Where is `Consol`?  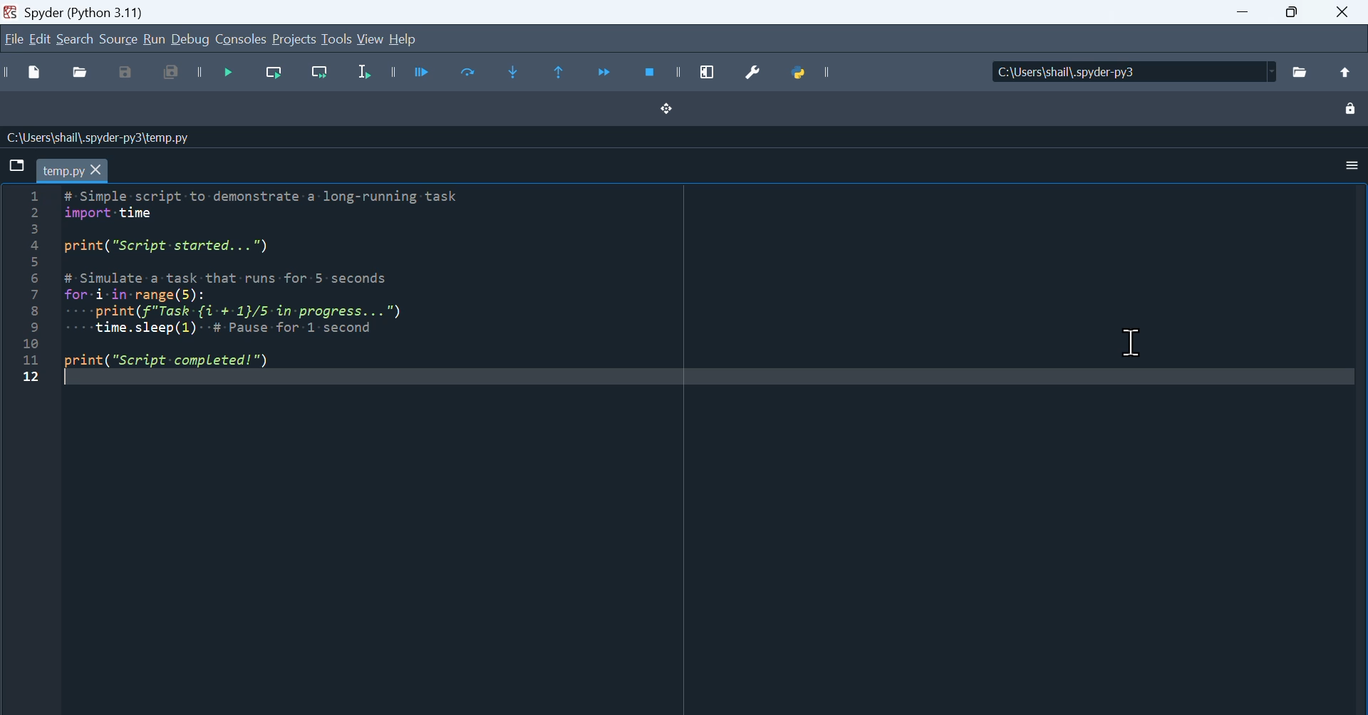 Consol is located at coordinates (241, 38).